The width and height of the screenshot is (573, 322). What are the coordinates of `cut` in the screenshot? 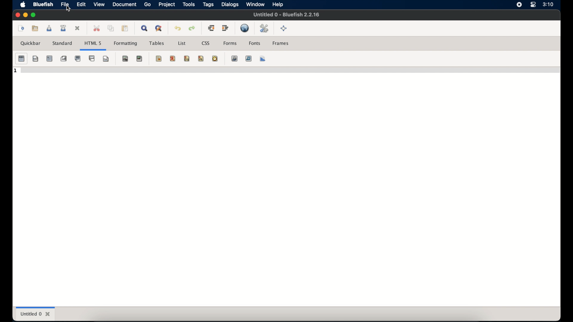 It's located at (97, 28).